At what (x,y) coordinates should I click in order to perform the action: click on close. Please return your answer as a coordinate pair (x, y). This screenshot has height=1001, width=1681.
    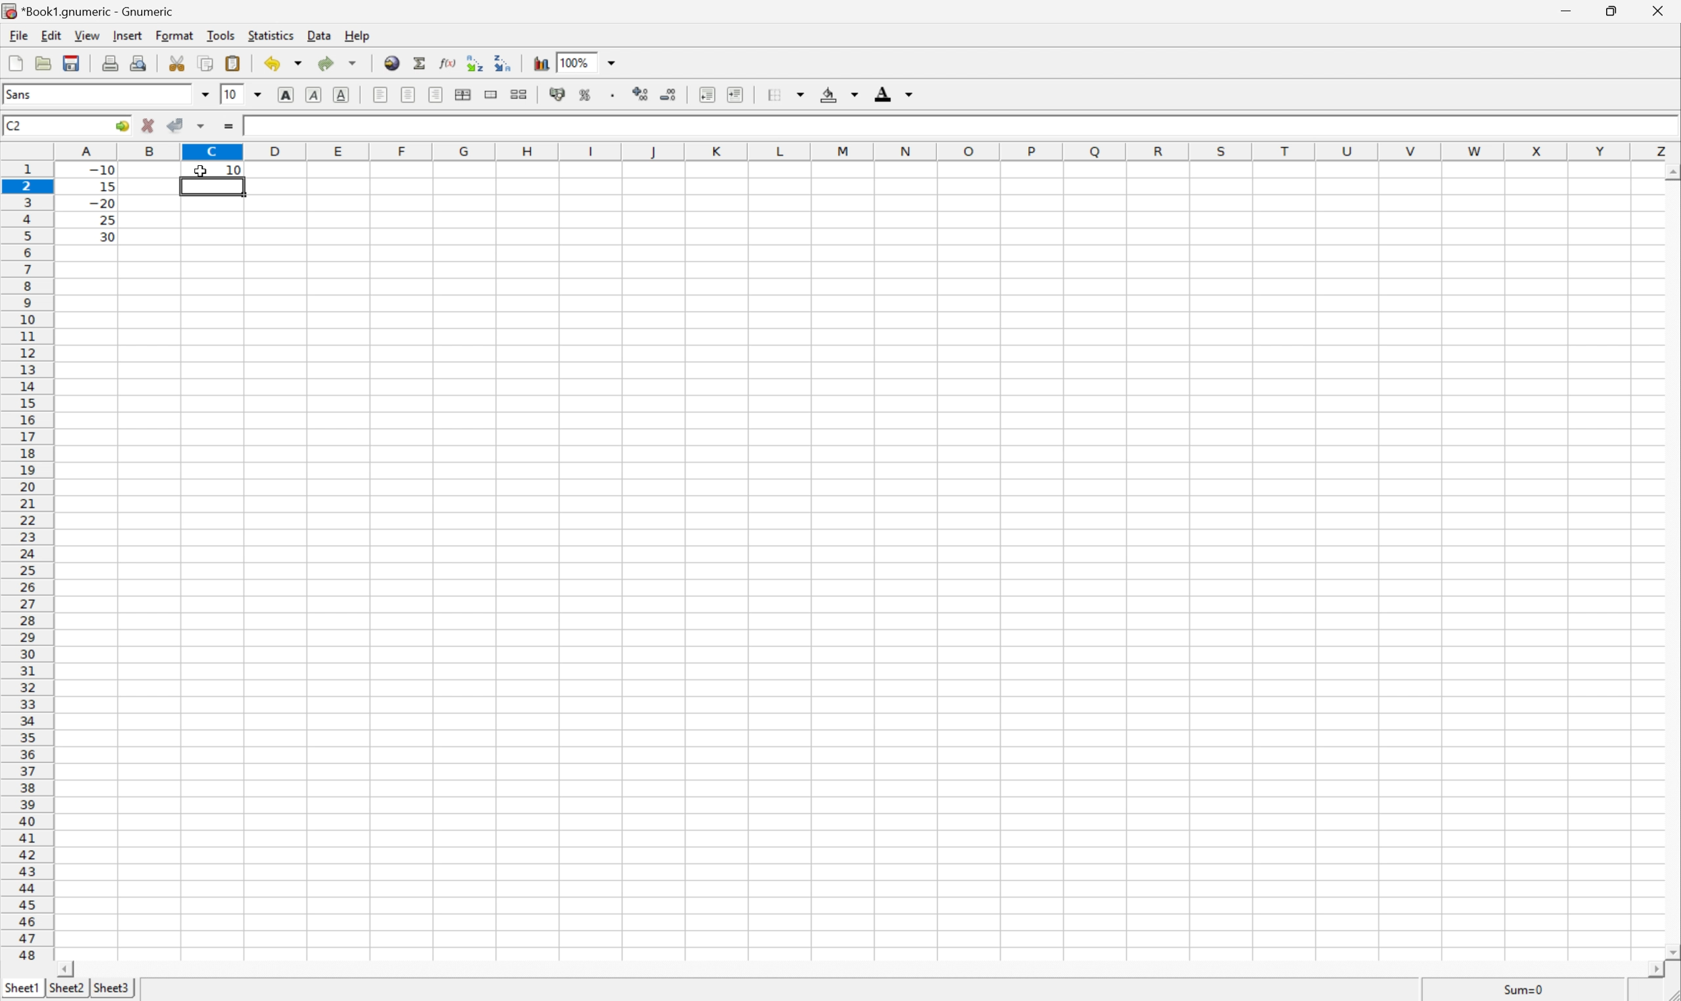
    Looking at the image, I should click on (1656, 13).